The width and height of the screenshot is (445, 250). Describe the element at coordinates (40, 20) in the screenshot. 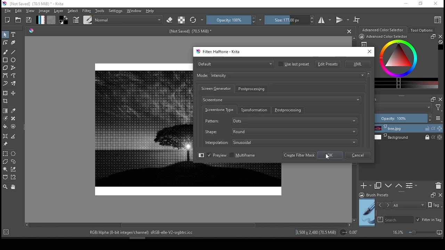

I see `fill gradient tool` at that location.